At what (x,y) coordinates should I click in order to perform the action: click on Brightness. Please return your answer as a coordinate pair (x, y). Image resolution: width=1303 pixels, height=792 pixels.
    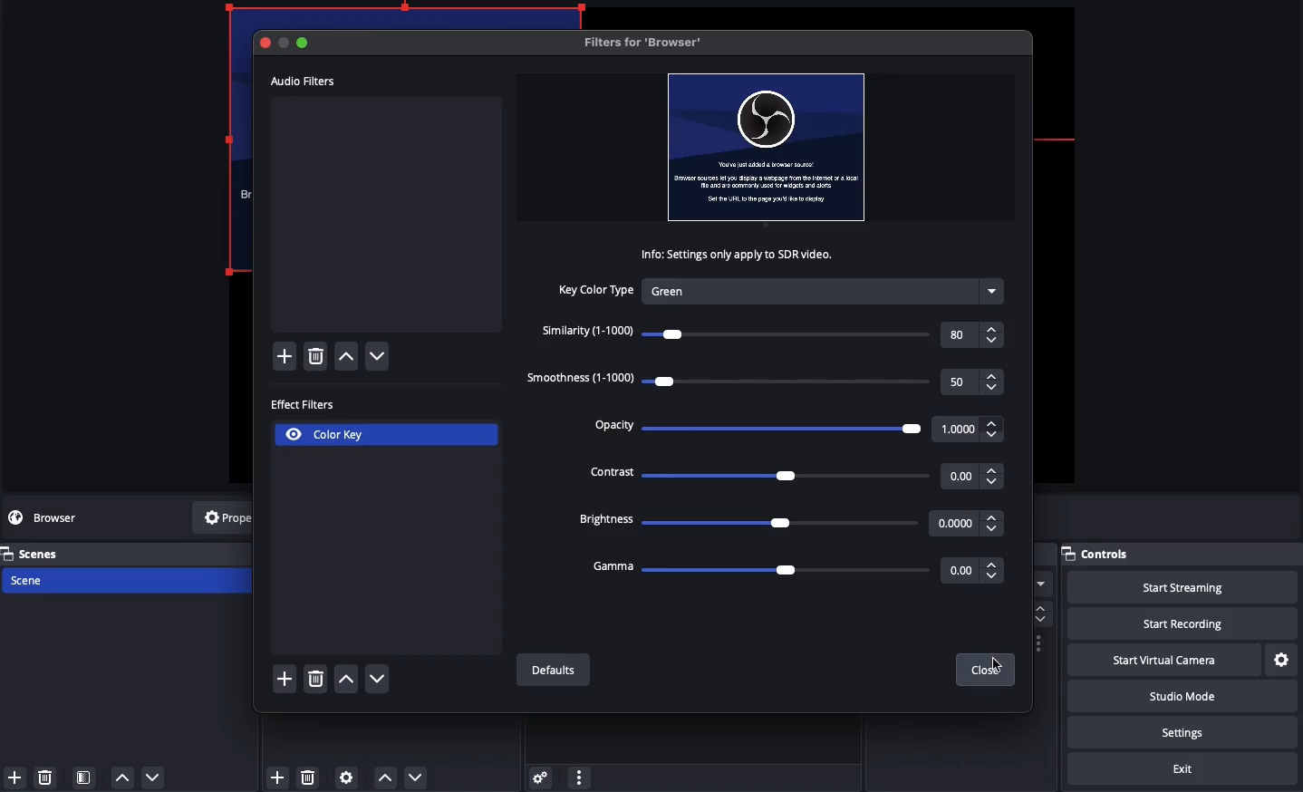
    Looking at the image, I should click on (785, 522).